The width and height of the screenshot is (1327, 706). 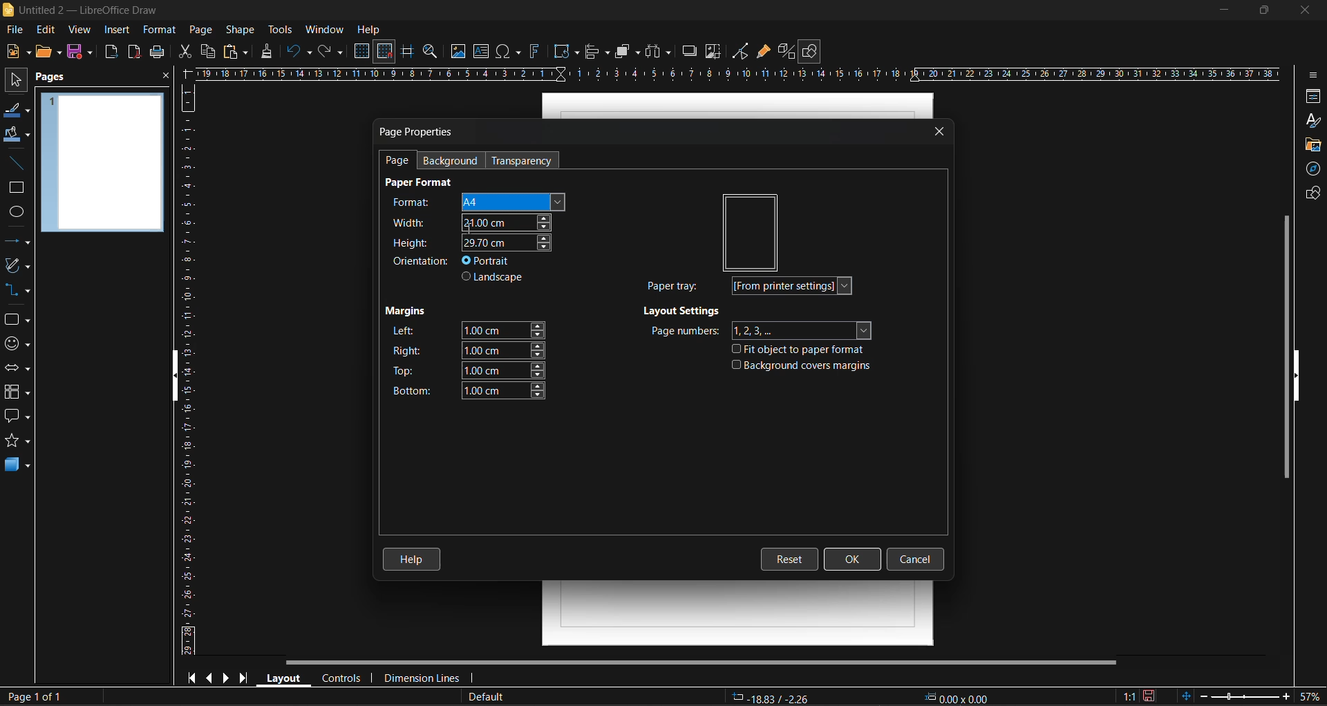 What do you see at coordinates (17, 82) in the screenshot?
I see `select` at bounding box center [17, 82].